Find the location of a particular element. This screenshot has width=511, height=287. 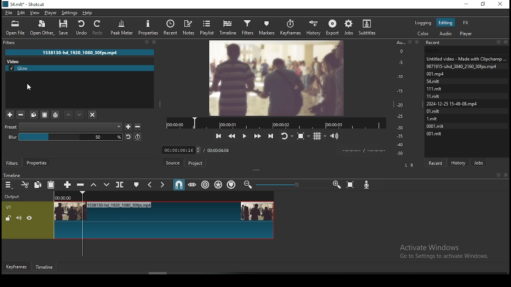

source is located at coordinates (174, 163).